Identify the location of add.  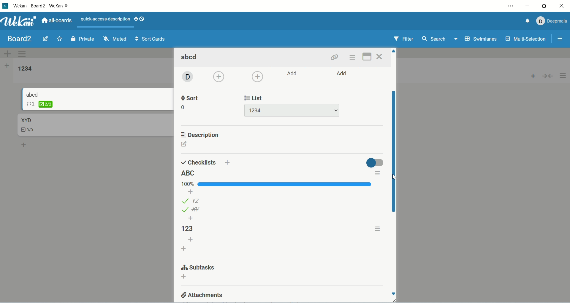
(257, 76).